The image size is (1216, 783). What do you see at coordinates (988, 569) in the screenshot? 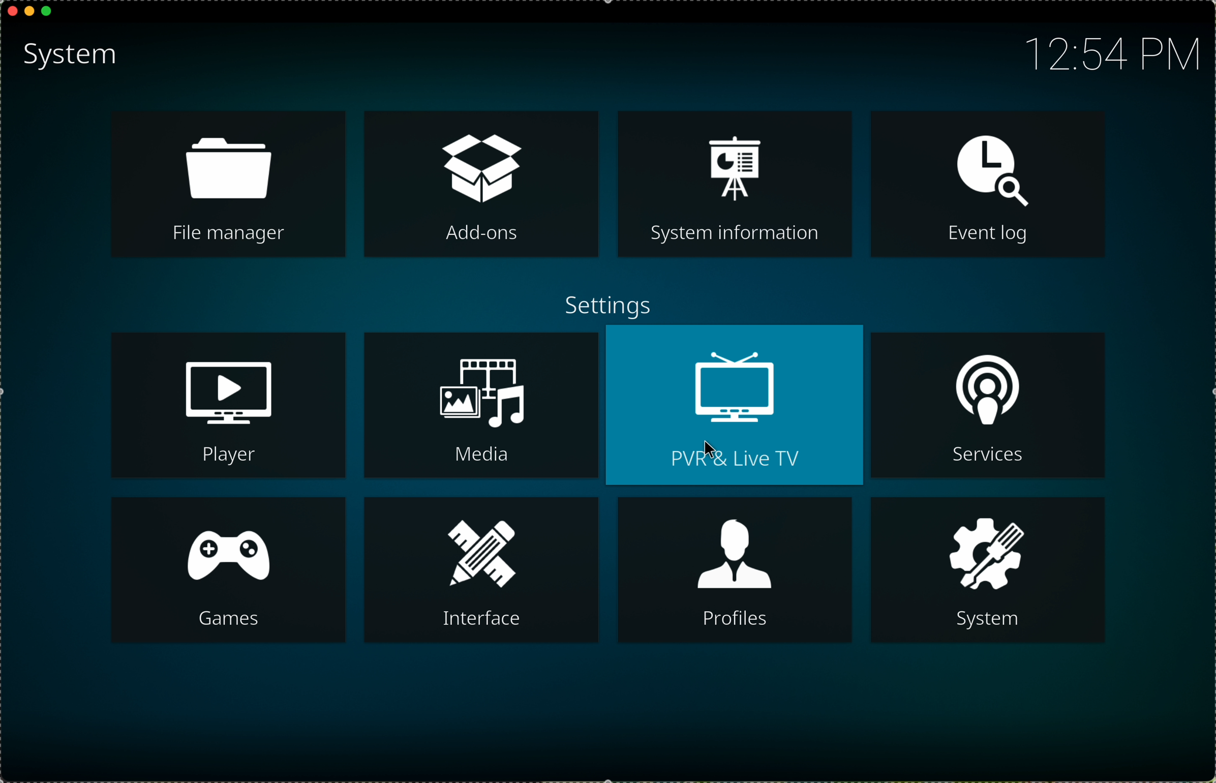
I see `system option` at bounding box center [988, 569].